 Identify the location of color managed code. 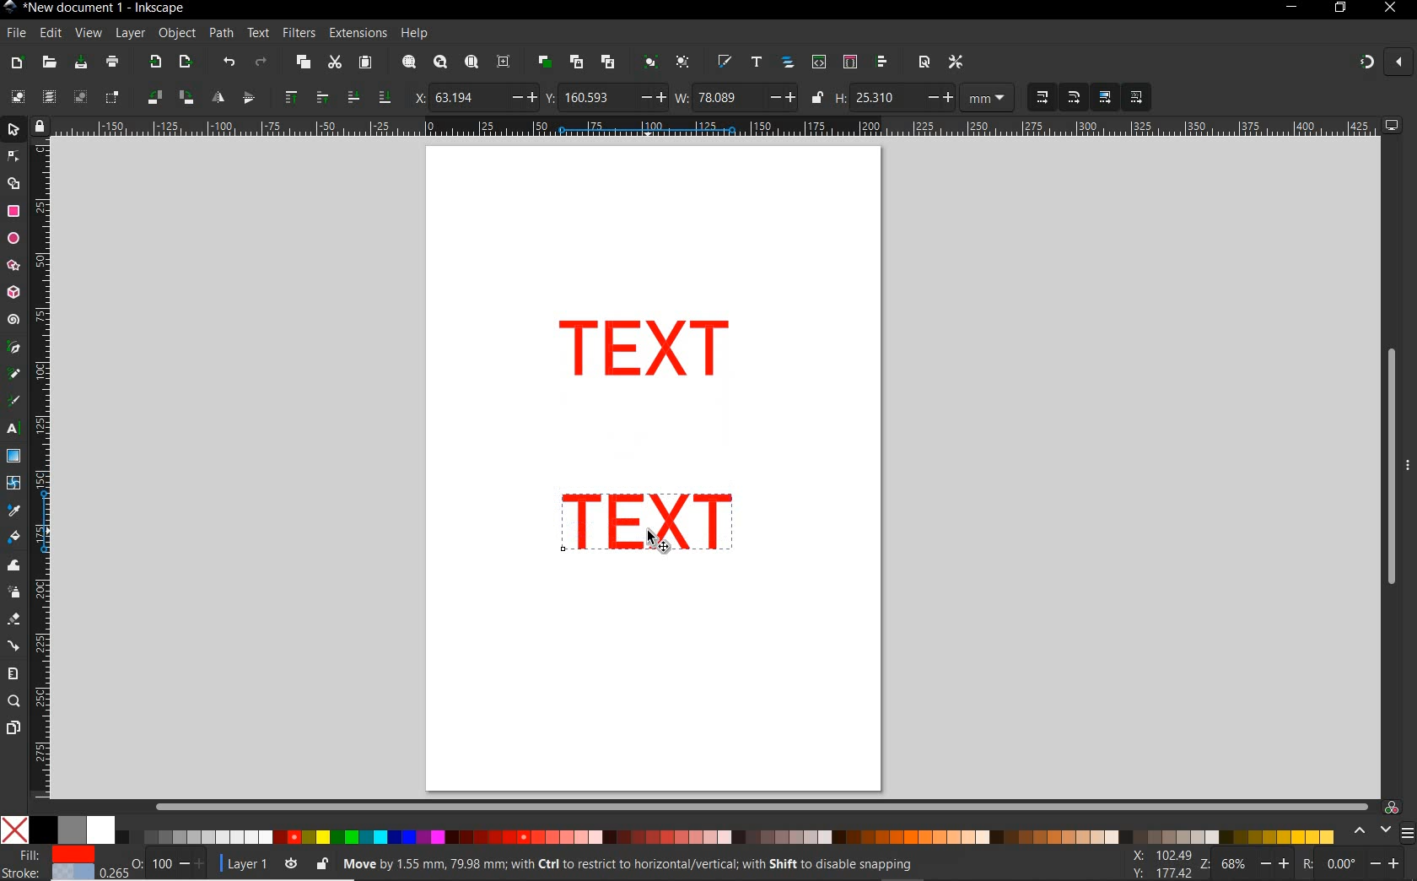
(1392, 807).